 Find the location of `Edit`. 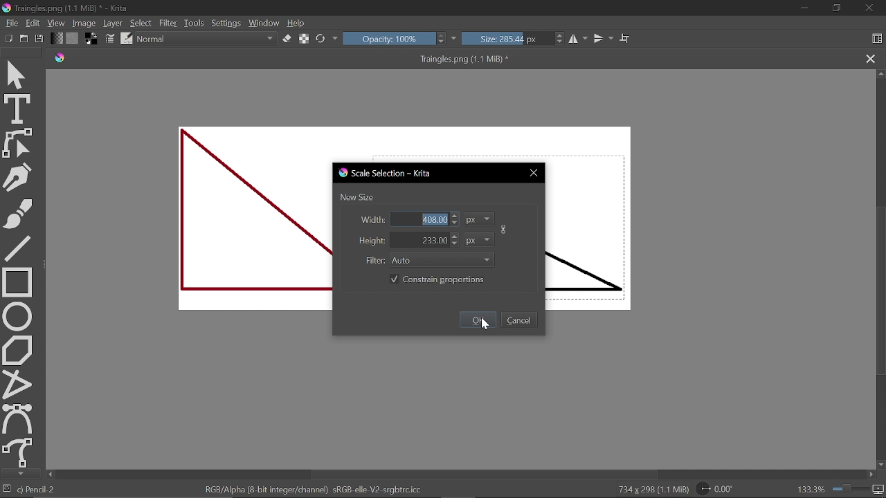

Edit is located at coordinates (33, 23).